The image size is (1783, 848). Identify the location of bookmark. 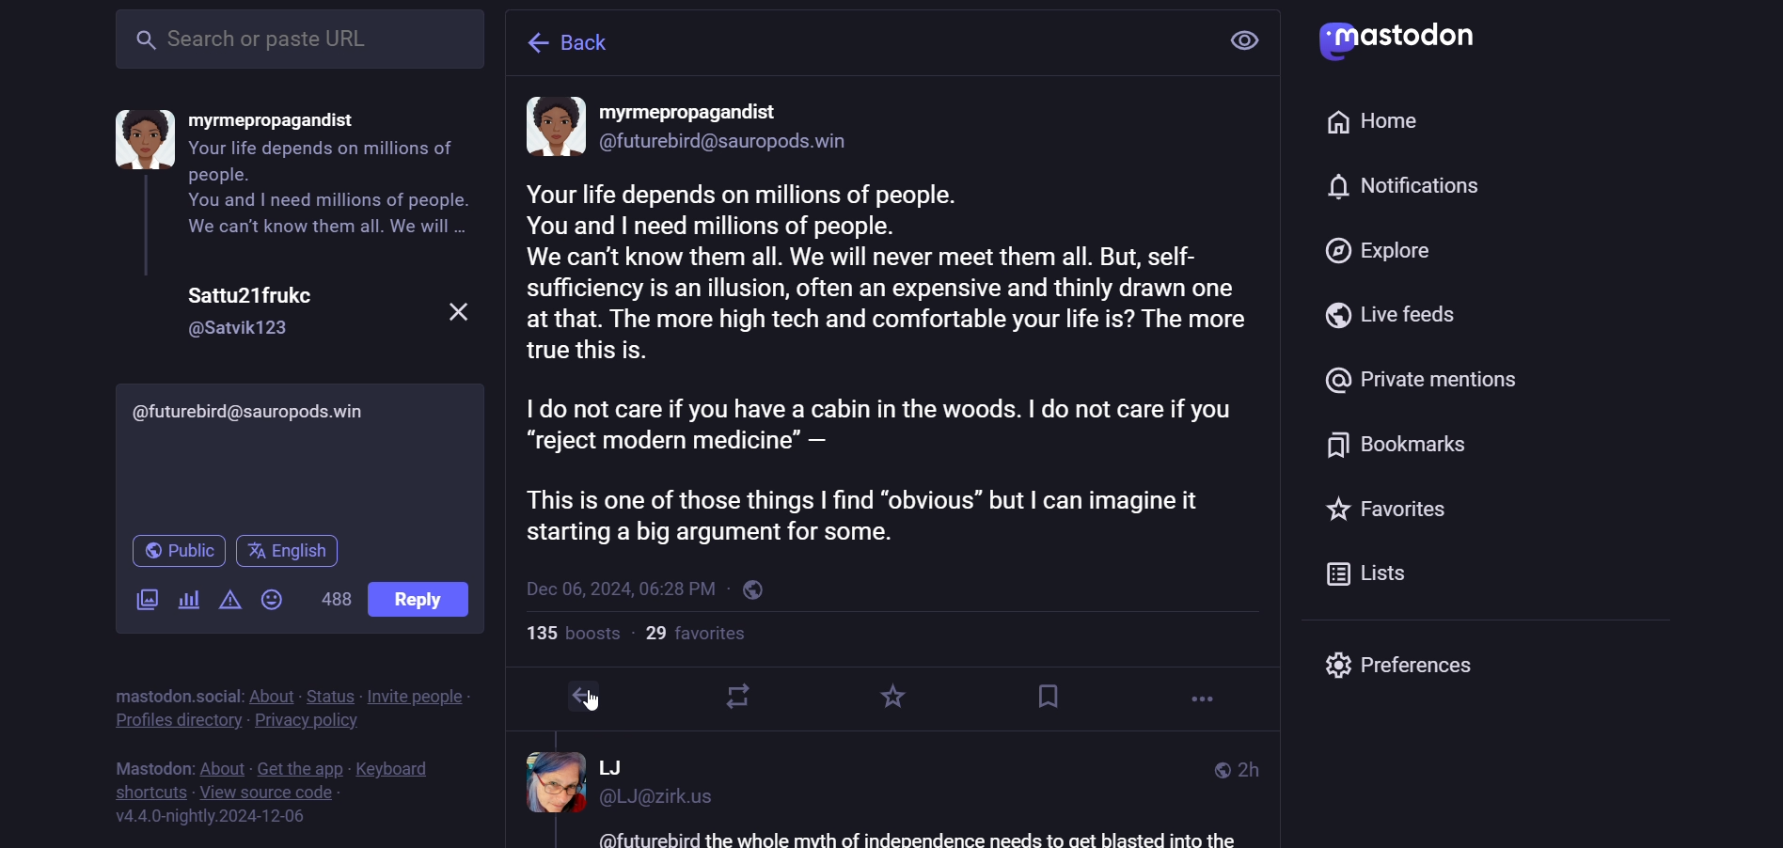
(1043, 694).